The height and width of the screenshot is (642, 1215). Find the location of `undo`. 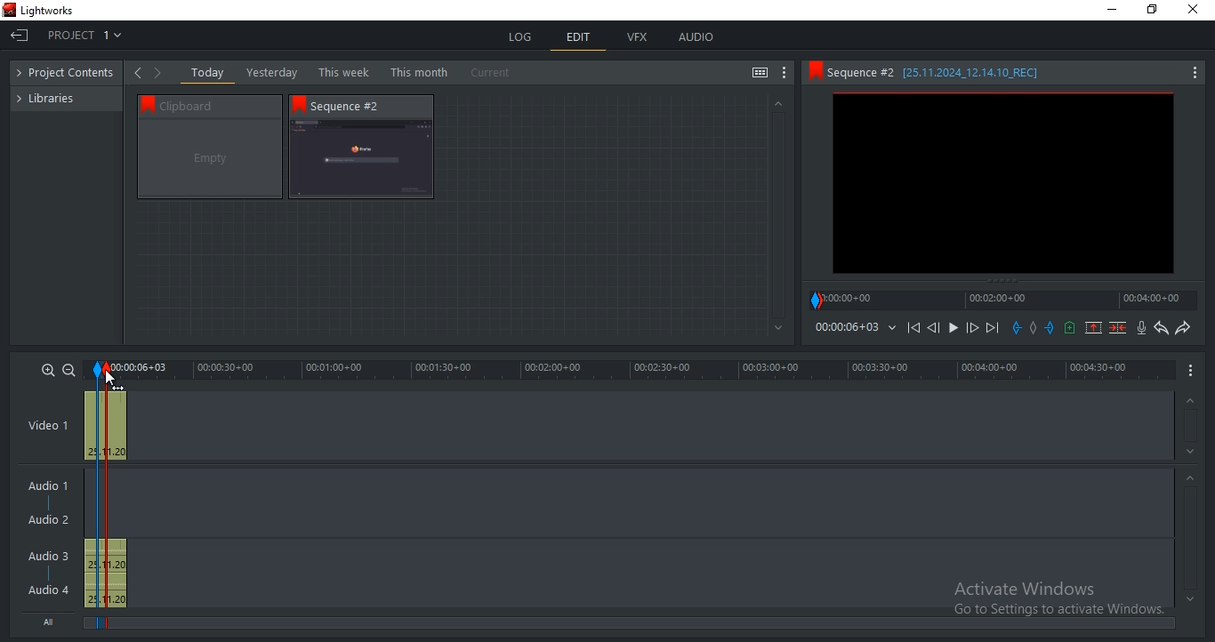

undo is located at coordinates (1162, 328).